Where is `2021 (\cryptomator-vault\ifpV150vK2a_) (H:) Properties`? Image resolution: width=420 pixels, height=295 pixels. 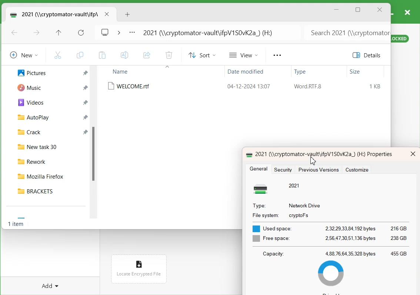
2021 (\cryptomator-vault\ifpV150vK2a_) (H:) Properties is located at coordinates (324, 154).